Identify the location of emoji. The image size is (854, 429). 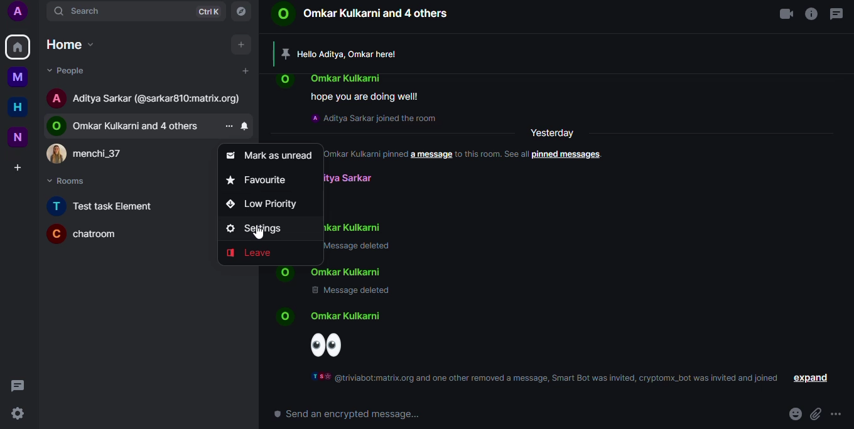
(327, 346).